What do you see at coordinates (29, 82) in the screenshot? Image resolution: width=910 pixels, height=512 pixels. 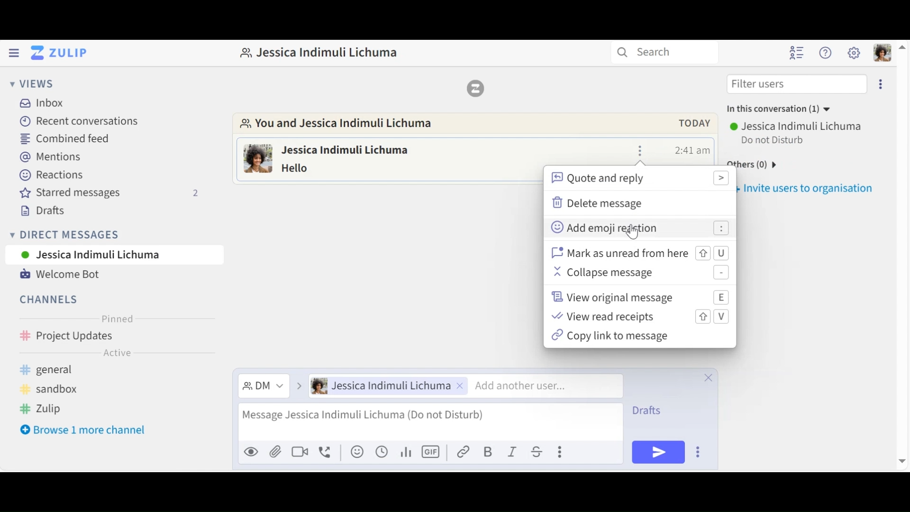 I see `Views` at bounding box center [29, 82].